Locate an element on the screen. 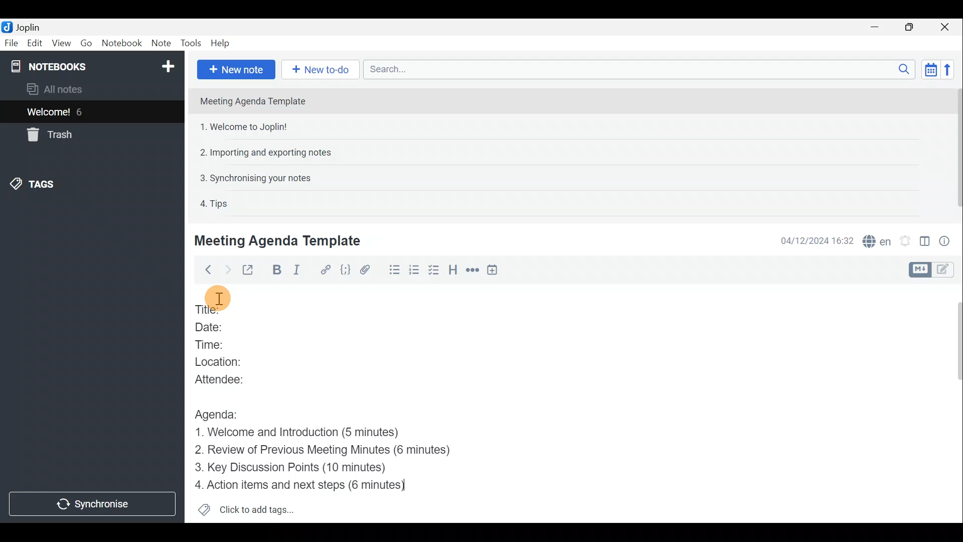  Spell checker is located at coordinates (878, 240).